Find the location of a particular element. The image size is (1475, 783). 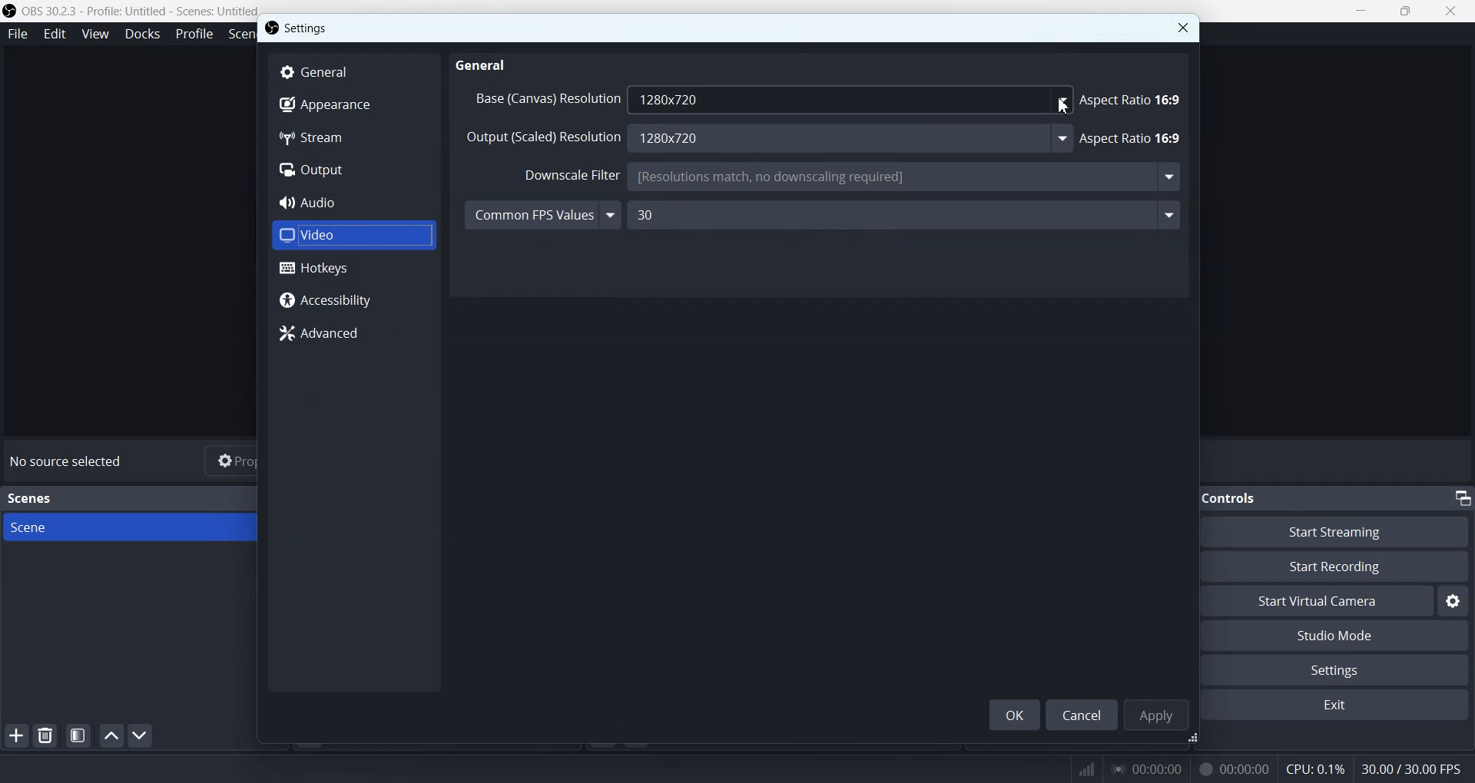

Text is located at coordinates (69, 461).